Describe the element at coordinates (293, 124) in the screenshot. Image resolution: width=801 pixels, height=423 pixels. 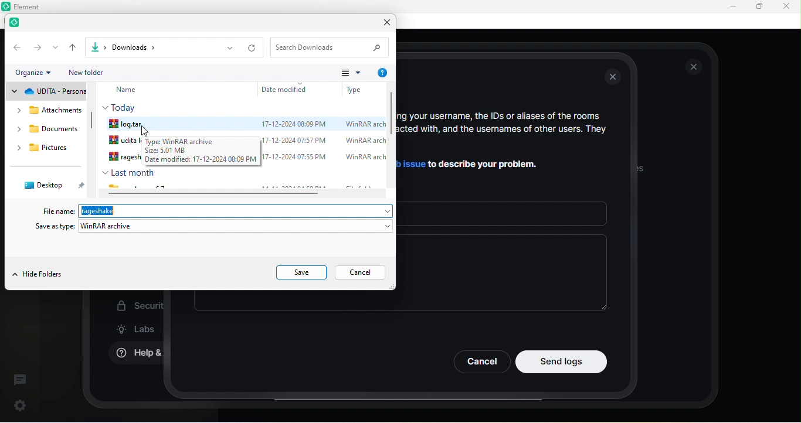
I see `17-12-2024 08:09 PM` at that location.